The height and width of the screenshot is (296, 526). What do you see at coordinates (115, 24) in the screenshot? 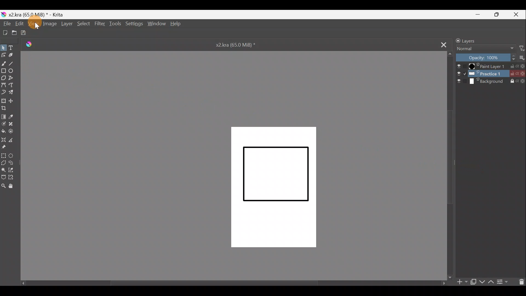
I see `Tools` at bounding box center [115, 24].